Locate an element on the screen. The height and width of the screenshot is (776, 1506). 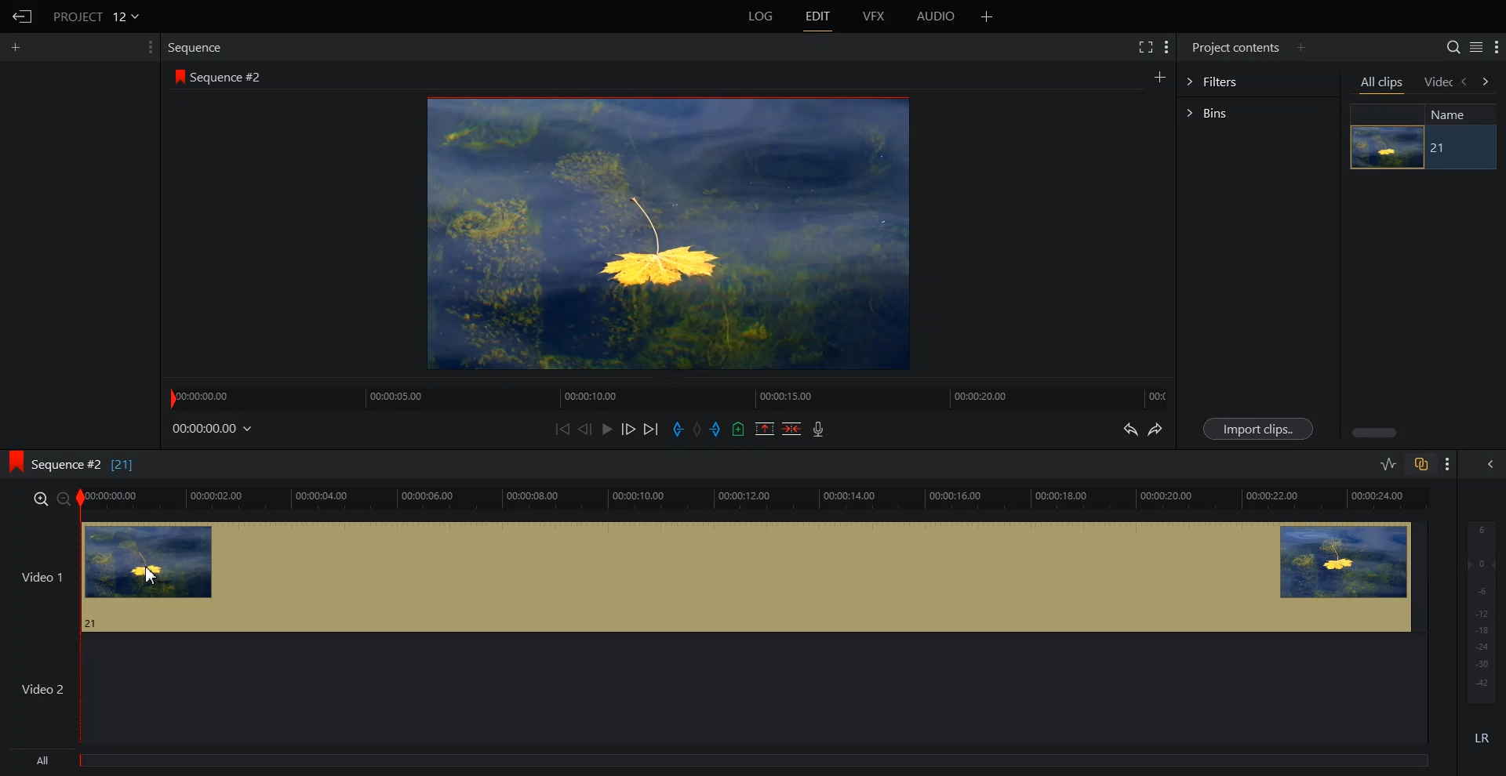
Add Panel is located at coordinates (16, 47).